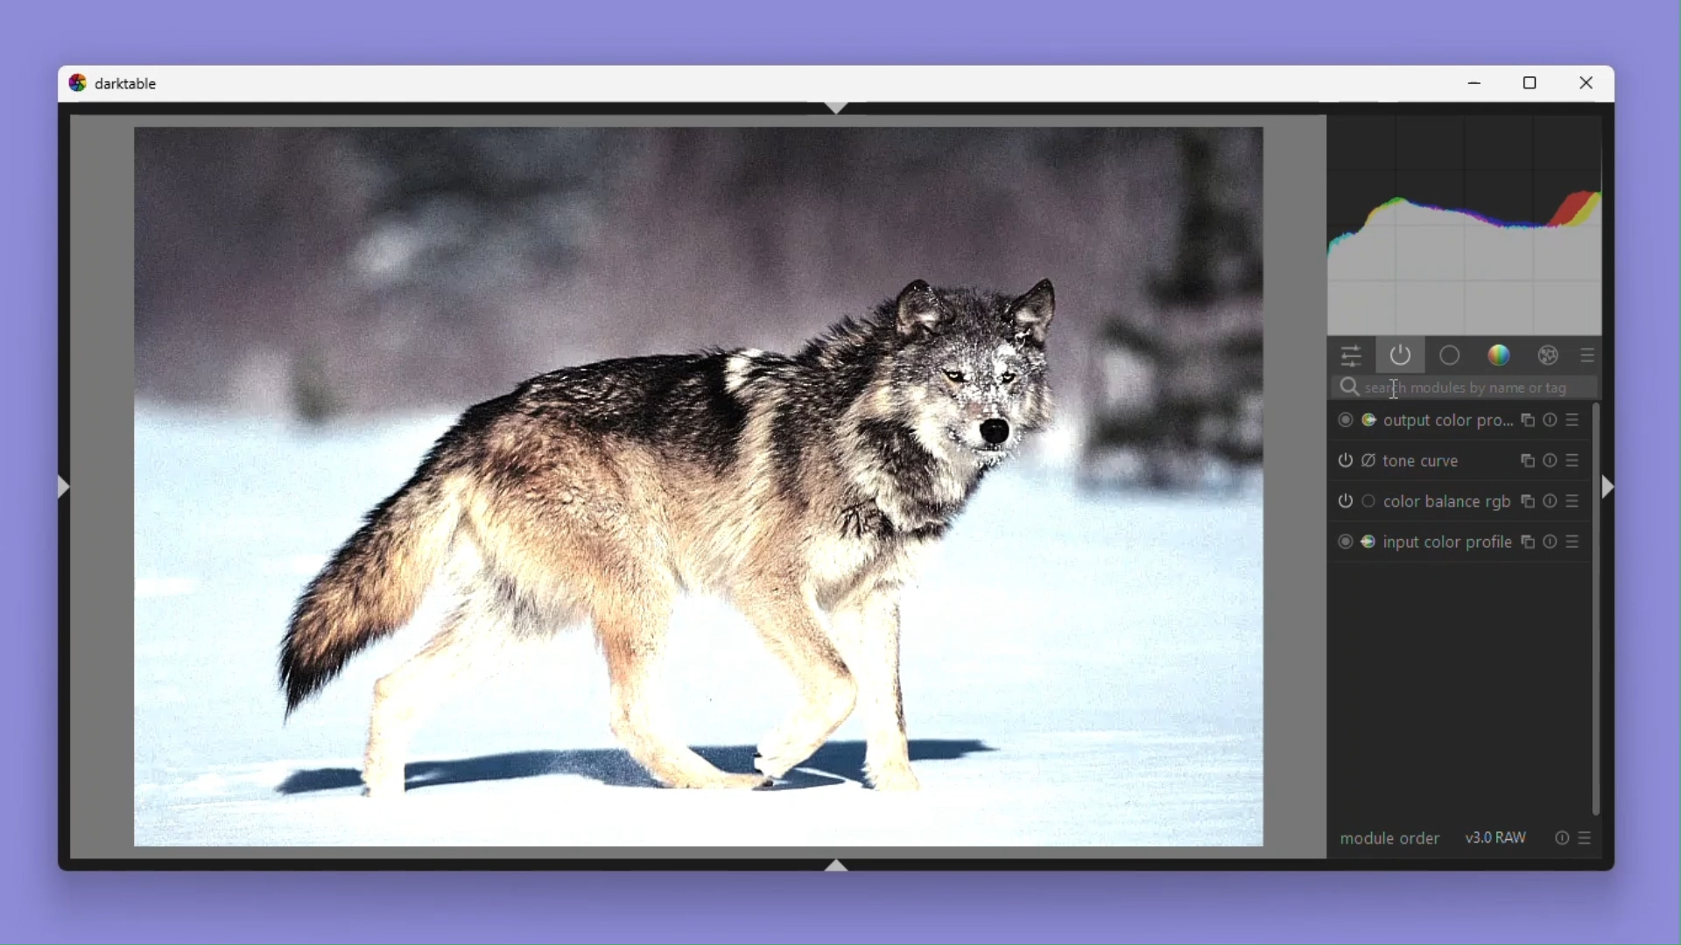 The image size is (1681, 945). Describe the element at coordinates (127, 82) in the screenshot. I see `Dark table logo` at that location.